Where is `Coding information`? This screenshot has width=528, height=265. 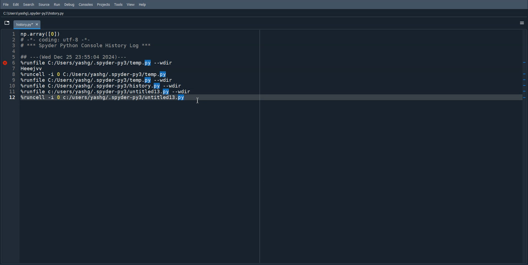
Coding information is located at coordinates (106, 66).